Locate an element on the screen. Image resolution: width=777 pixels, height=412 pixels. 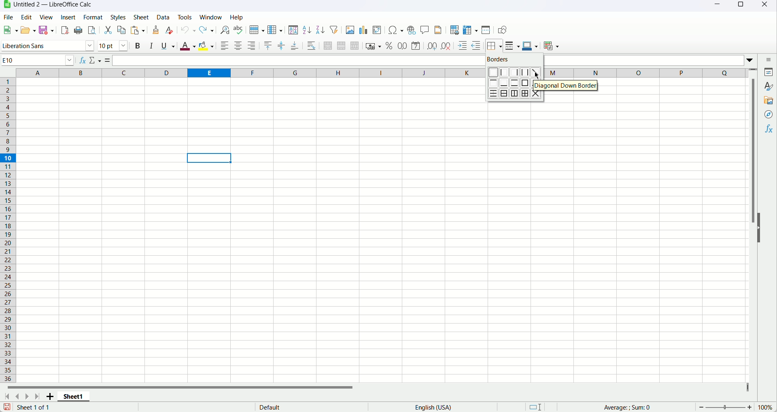
Tools is located at coordinates (184, 17).